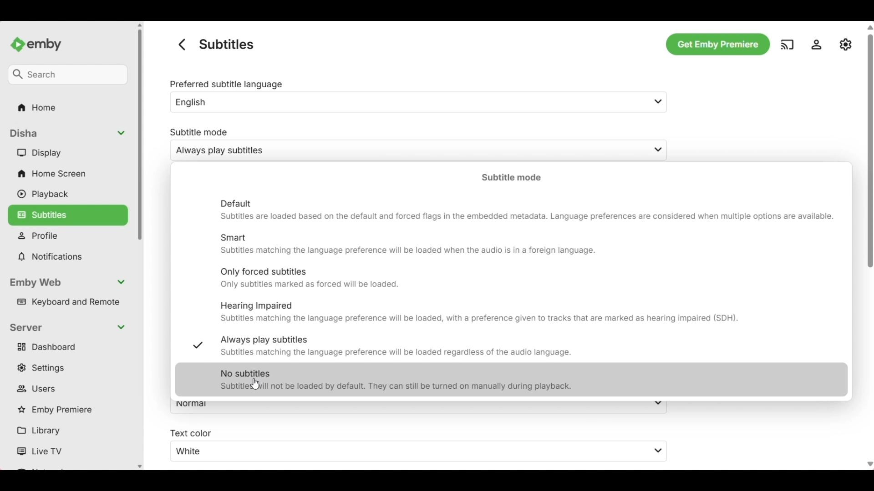 The height and width of the screenshot is (491, 874). I want to click on Notification, so click(68, 257).